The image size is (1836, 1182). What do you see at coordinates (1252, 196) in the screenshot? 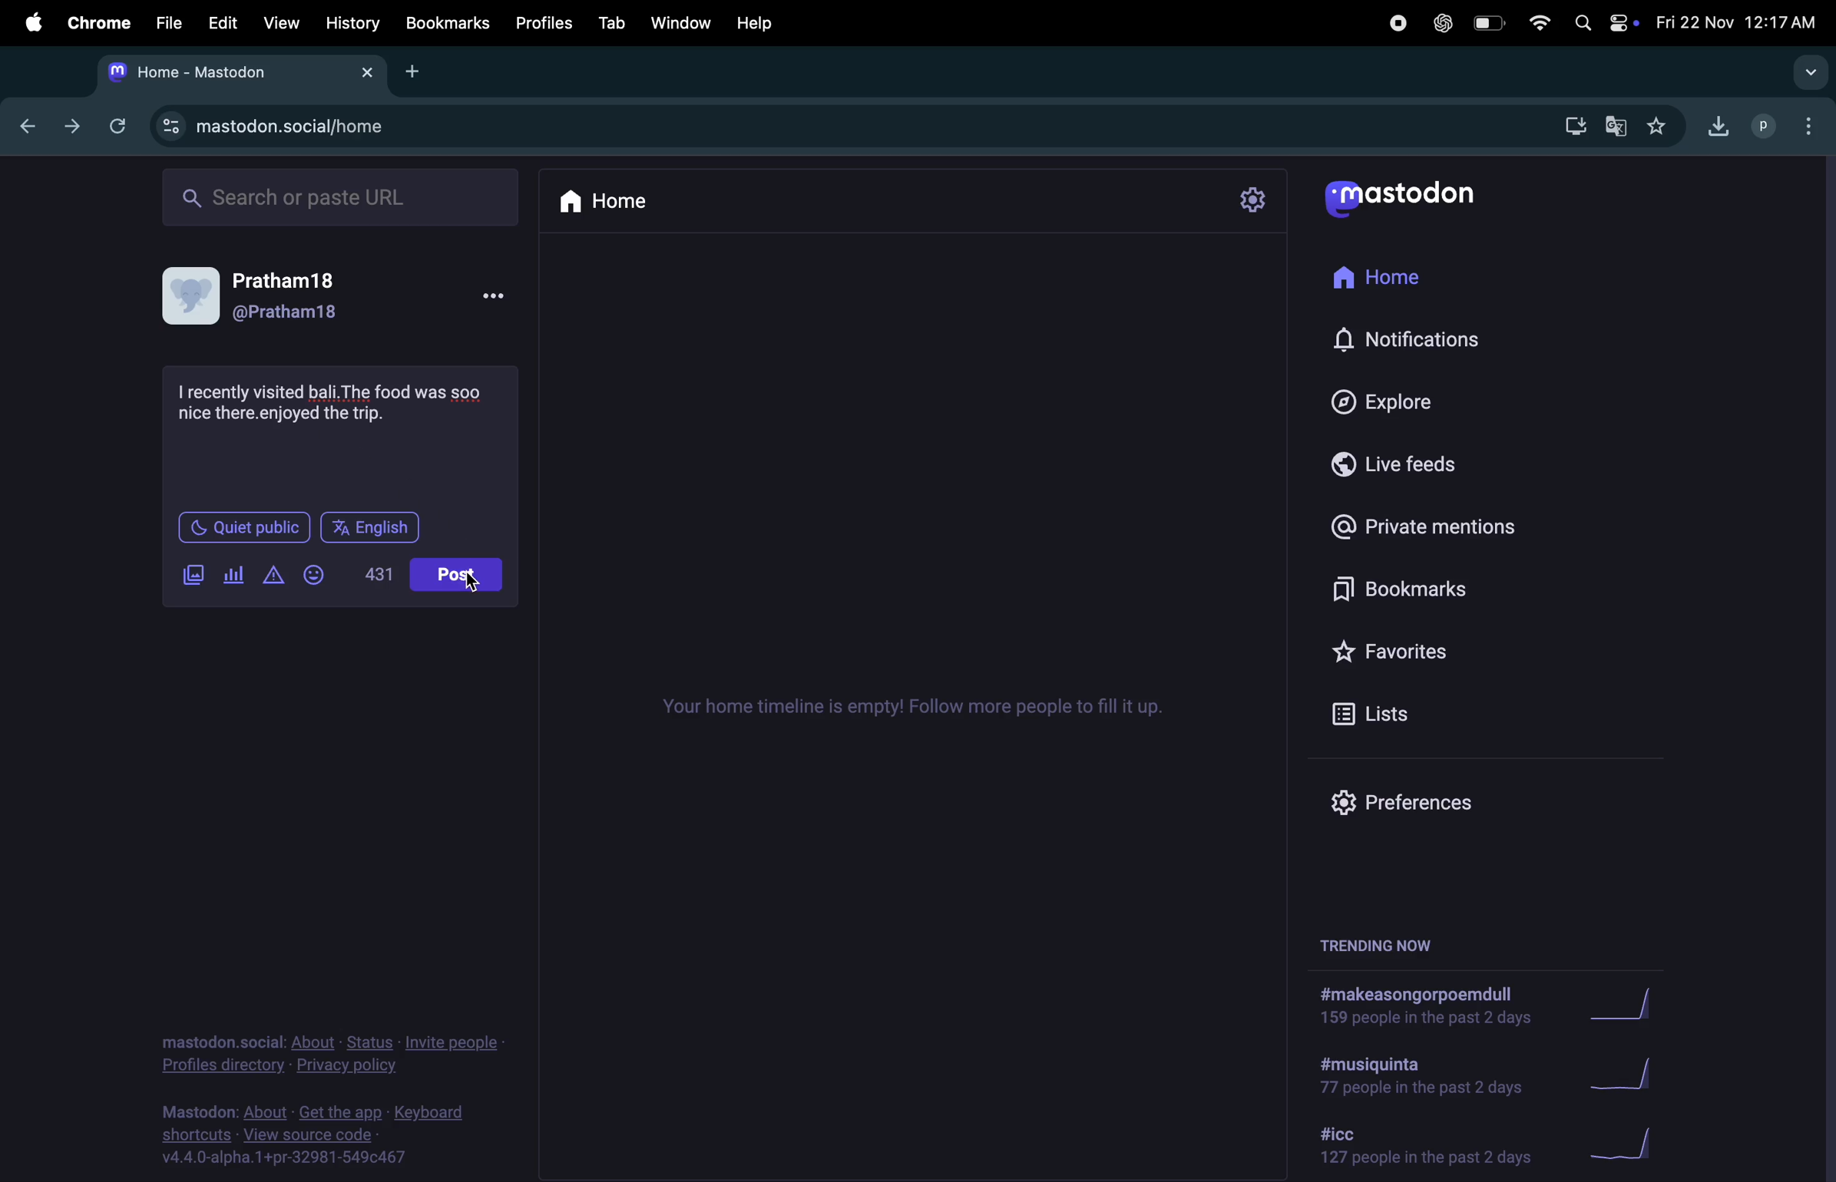
I see `settings` at bounding box center [1252, 196].